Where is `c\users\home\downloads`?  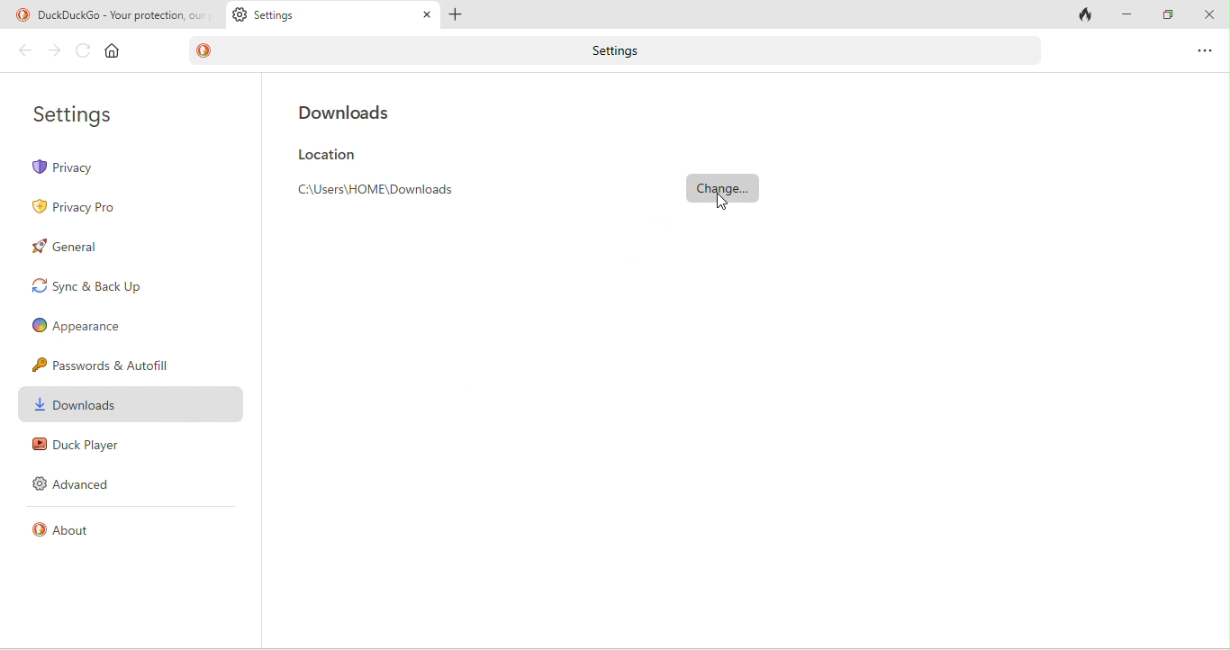 c\users\home\downloads is located at coordinates (388, 192).